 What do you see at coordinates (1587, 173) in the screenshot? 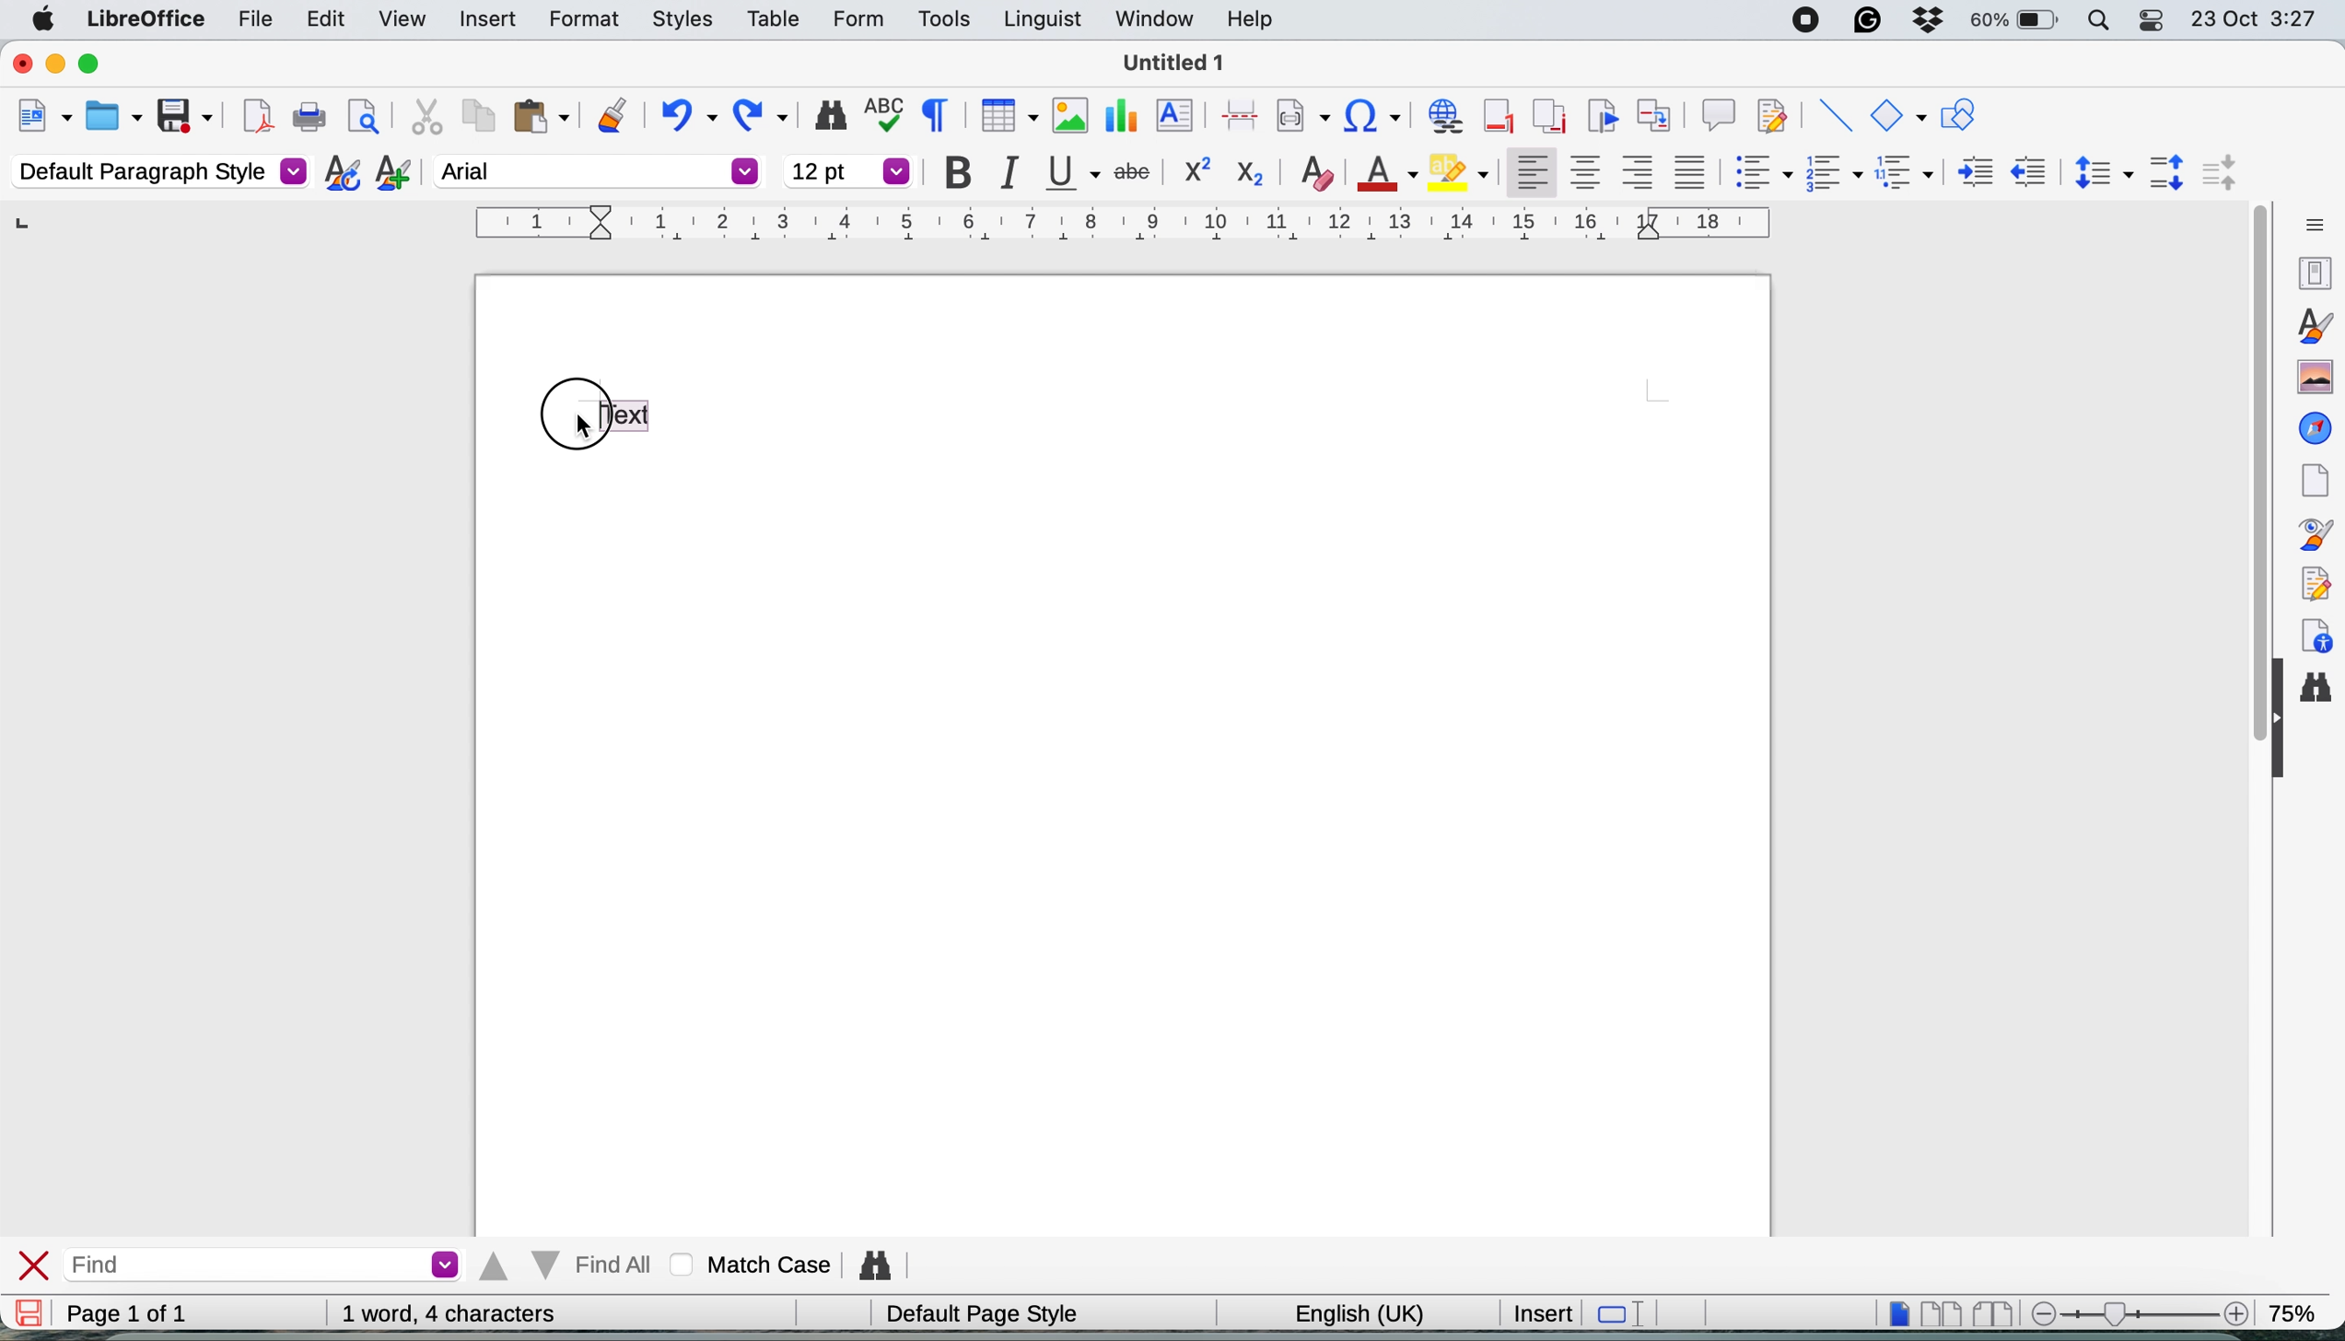
I see `align center` at bounding box center [1587, 173].